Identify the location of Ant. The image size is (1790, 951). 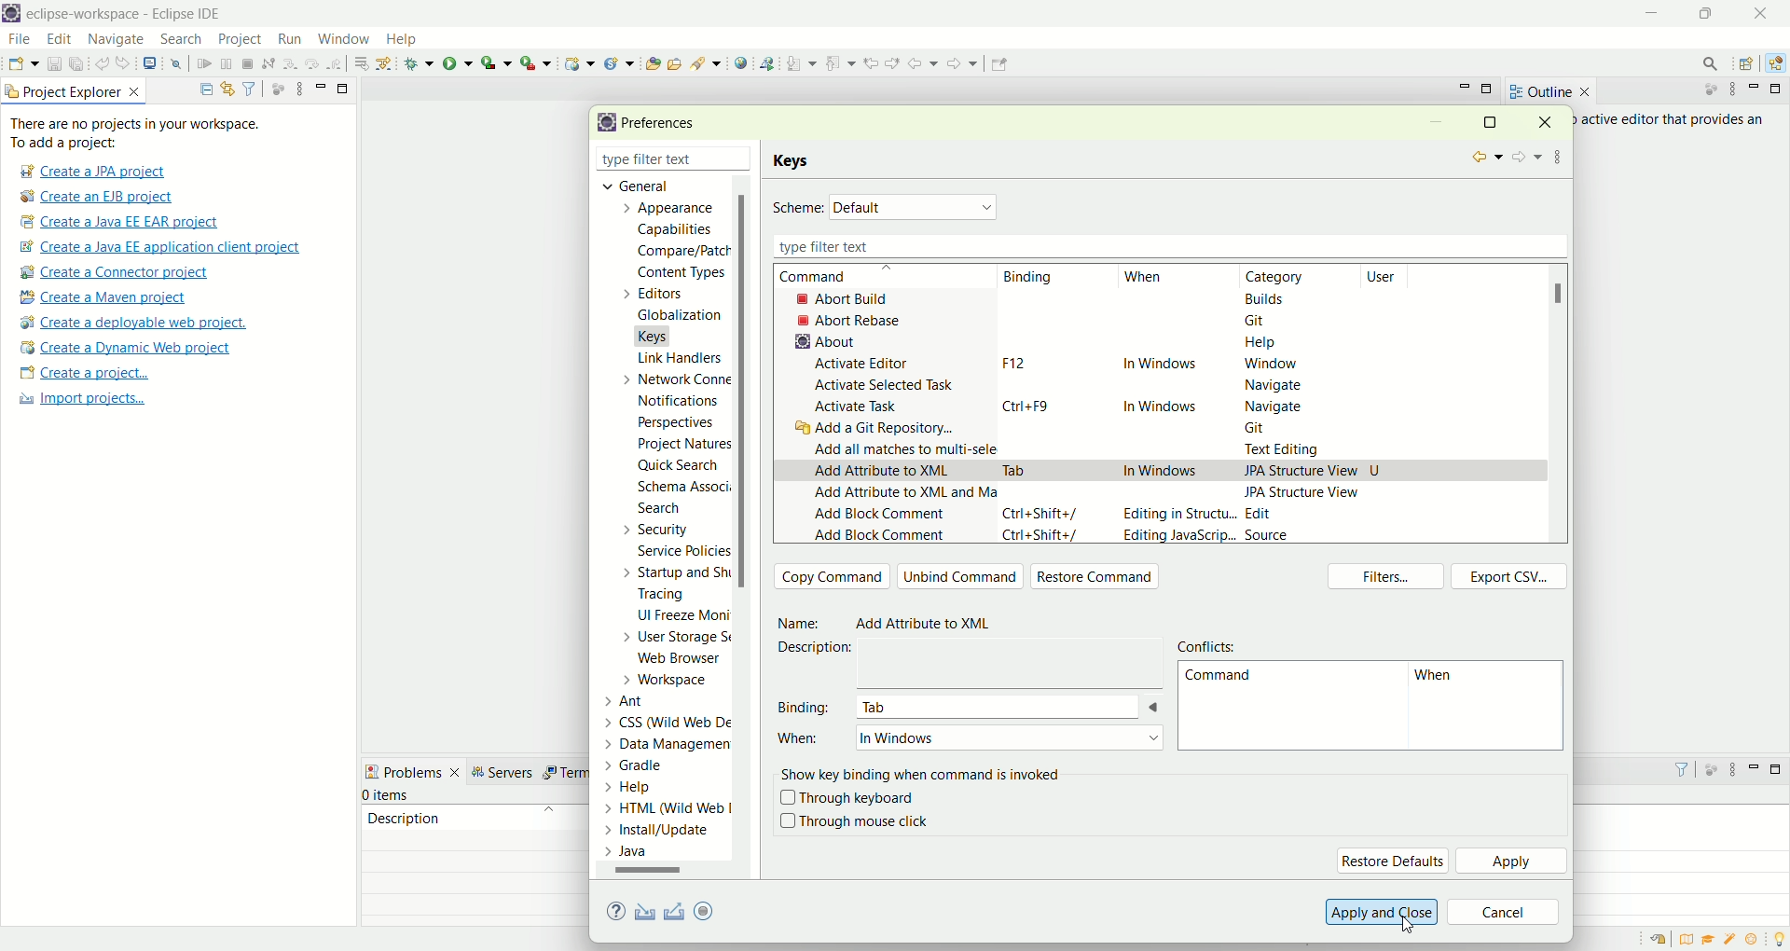
(636, 699).